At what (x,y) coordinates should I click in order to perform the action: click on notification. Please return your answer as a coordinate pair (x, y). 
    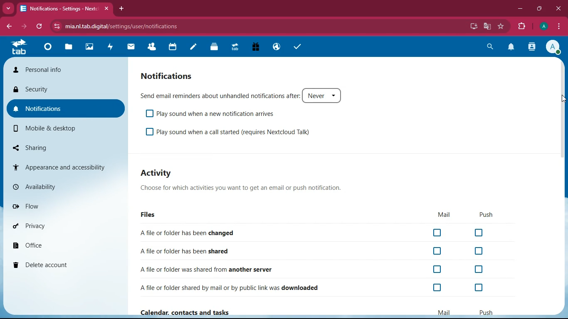
    Looking at the image, I should click on (511, 47).